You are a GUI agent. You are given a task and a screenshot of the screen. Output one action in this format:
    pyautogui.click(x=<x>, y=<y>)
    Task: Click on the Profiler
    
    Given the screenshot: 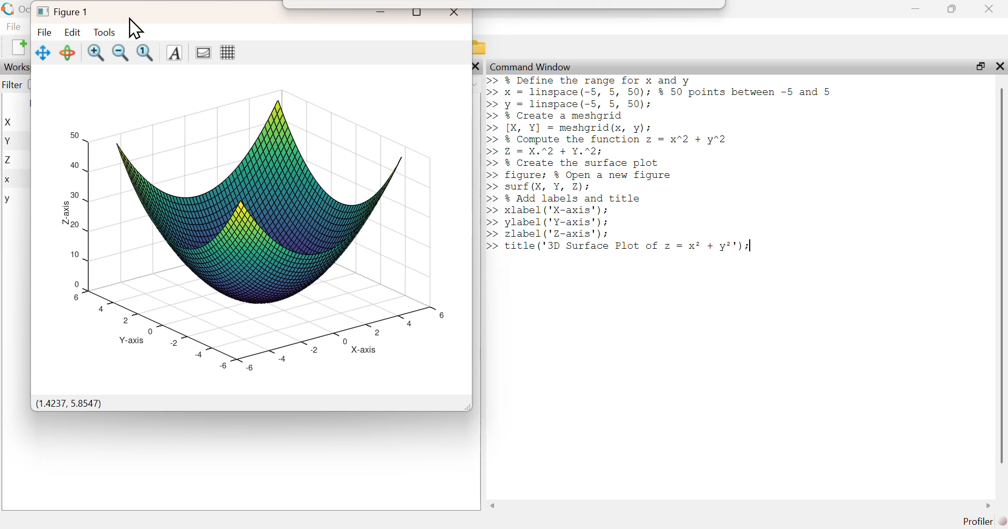 What is the action you would take?
    pyautogui.click(x=984, y=522)
    